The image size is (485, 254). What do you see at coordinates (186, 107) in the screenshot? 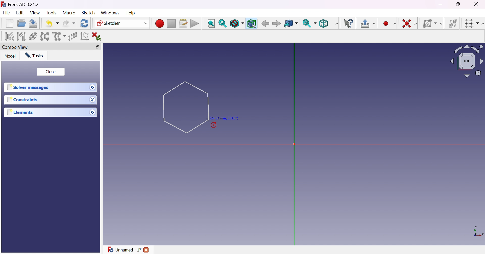
I see `Polygon` at bounding box center [186, 107].